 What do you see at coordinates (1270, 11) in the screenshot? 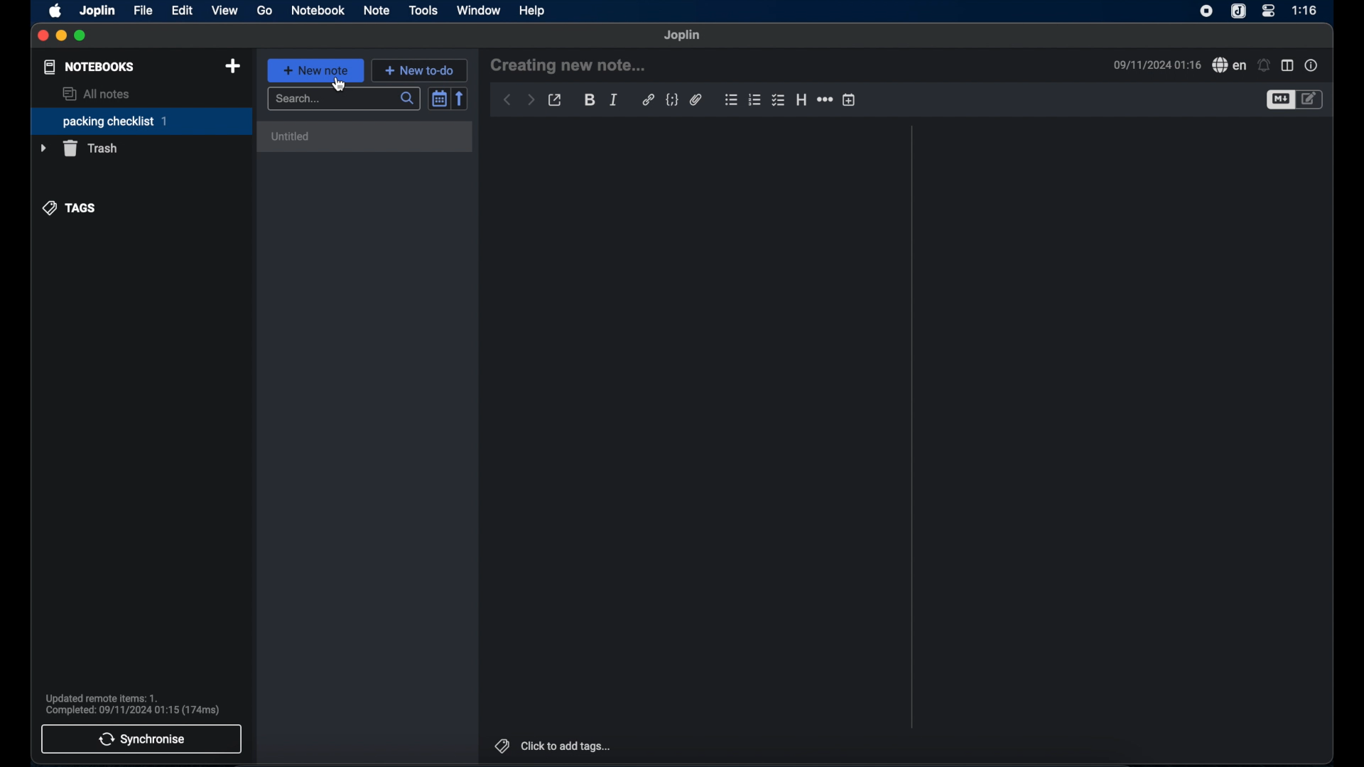
I see `control center` at bounding box center [1270, 11].